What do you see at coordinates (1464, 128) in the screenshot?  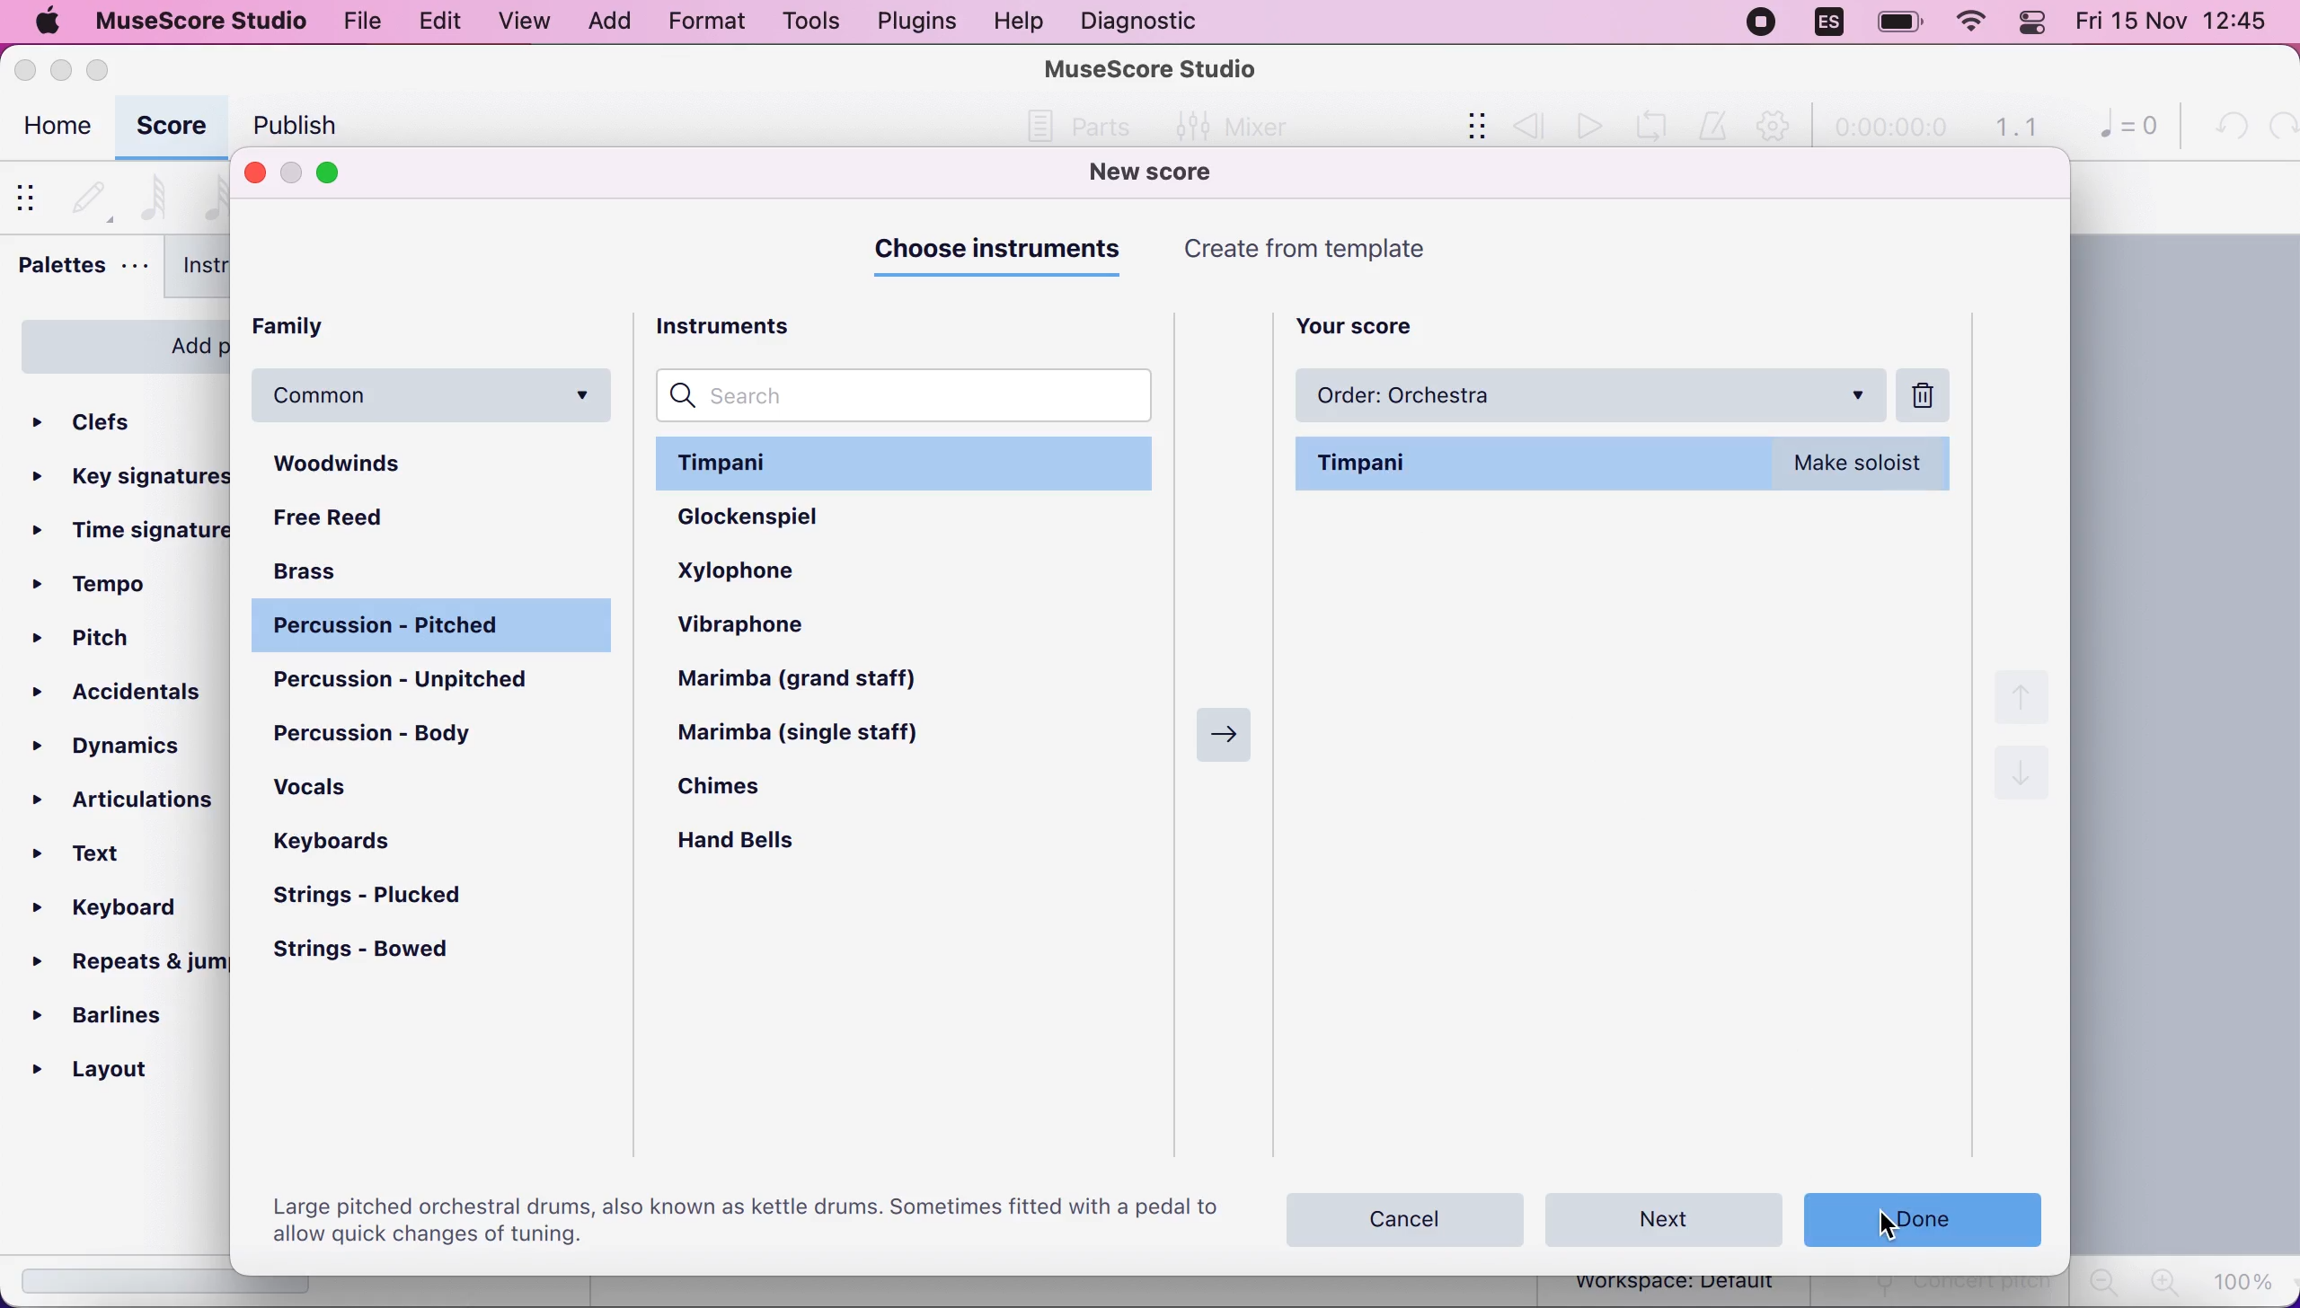 I see `show/hide` at bounding box center [1464, 128].